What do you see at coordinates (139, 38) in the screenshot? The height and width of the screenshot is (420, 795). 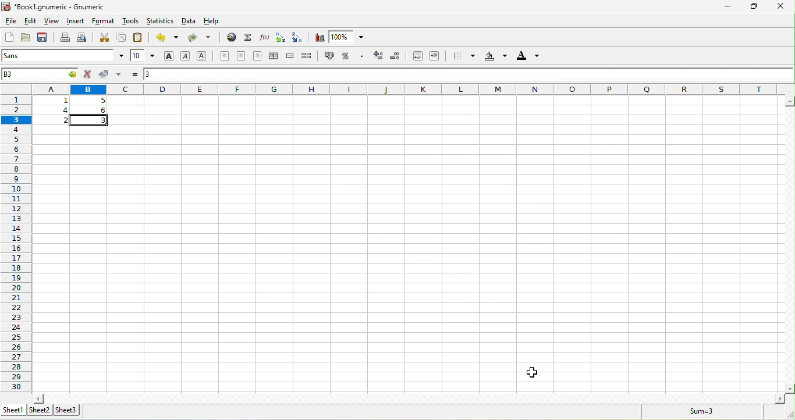 I see `paste` at bounding box center [139, 38].